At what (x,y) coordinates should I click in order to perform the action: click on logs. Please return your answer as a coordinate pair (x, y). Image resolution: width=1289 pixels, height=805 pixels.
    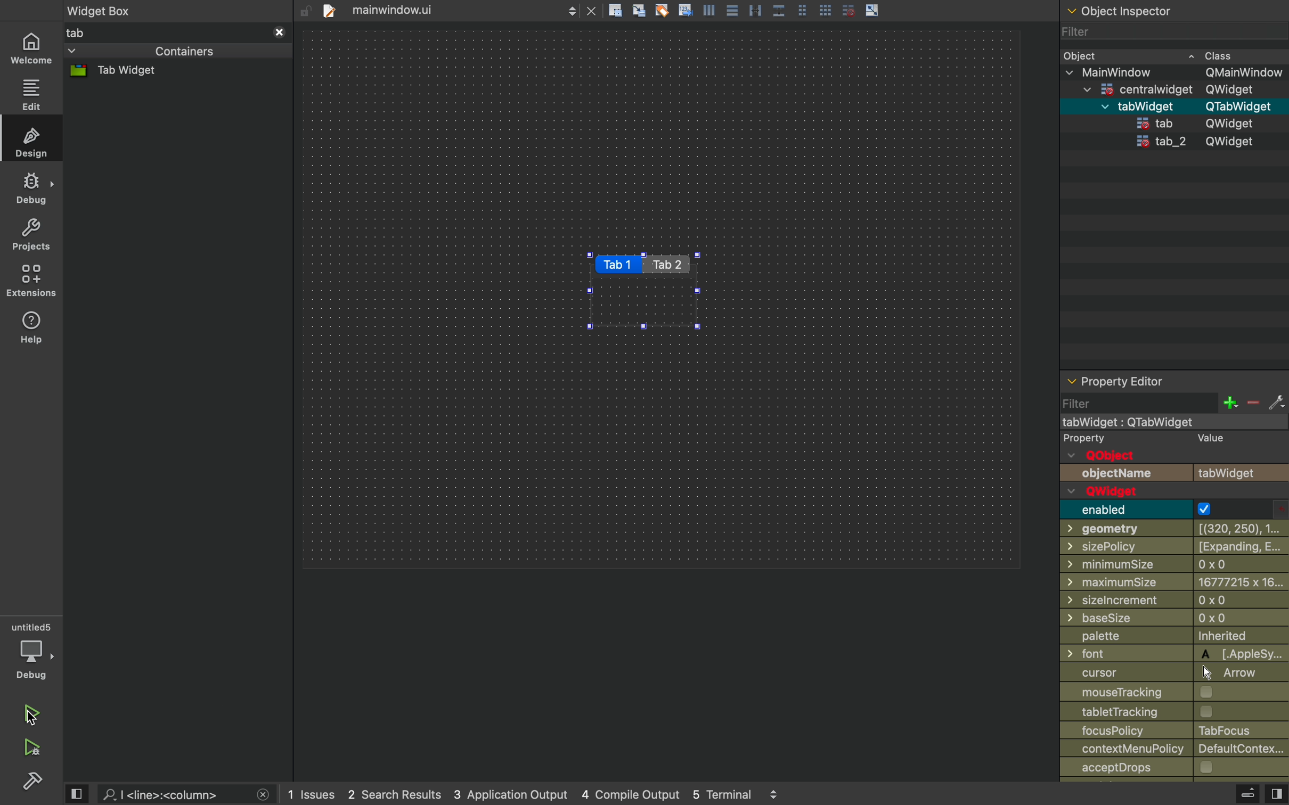
    Looking at the image, I should click on (535, 794).